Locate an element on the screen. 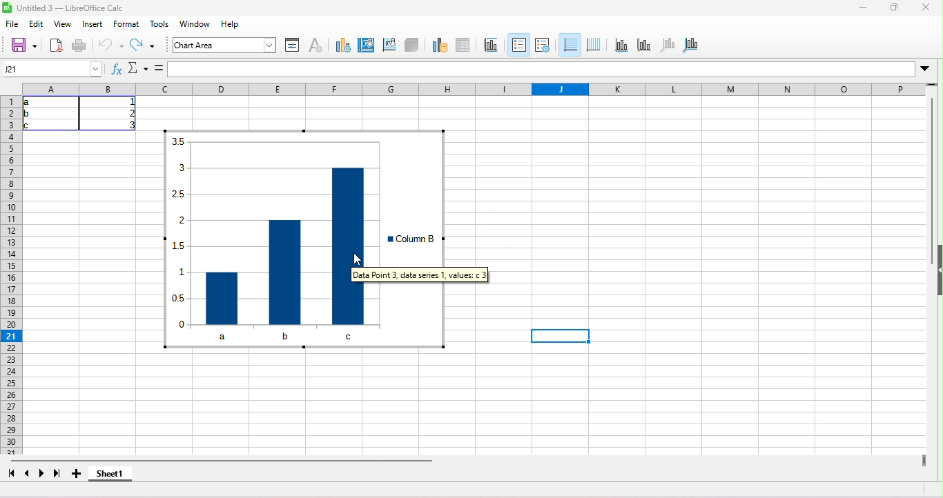 The width and height of the screenshot is (943, 498). a is located at coordinates (230, 337).